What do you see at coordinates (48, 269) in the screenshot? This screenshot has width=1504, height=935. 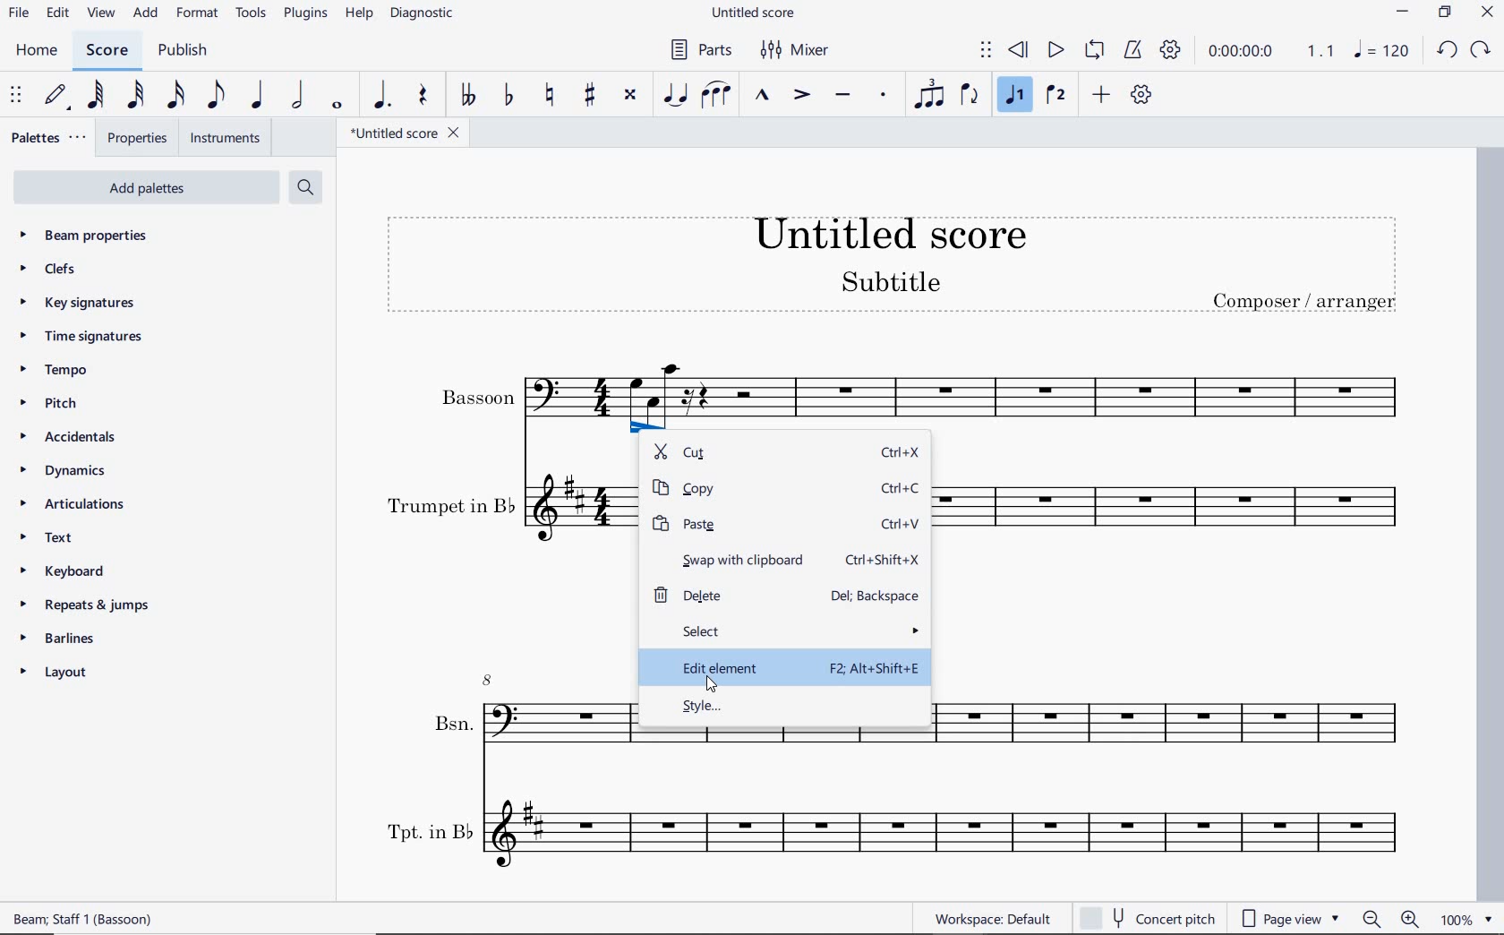 I see `clefs` at bounding box center [48, 269].